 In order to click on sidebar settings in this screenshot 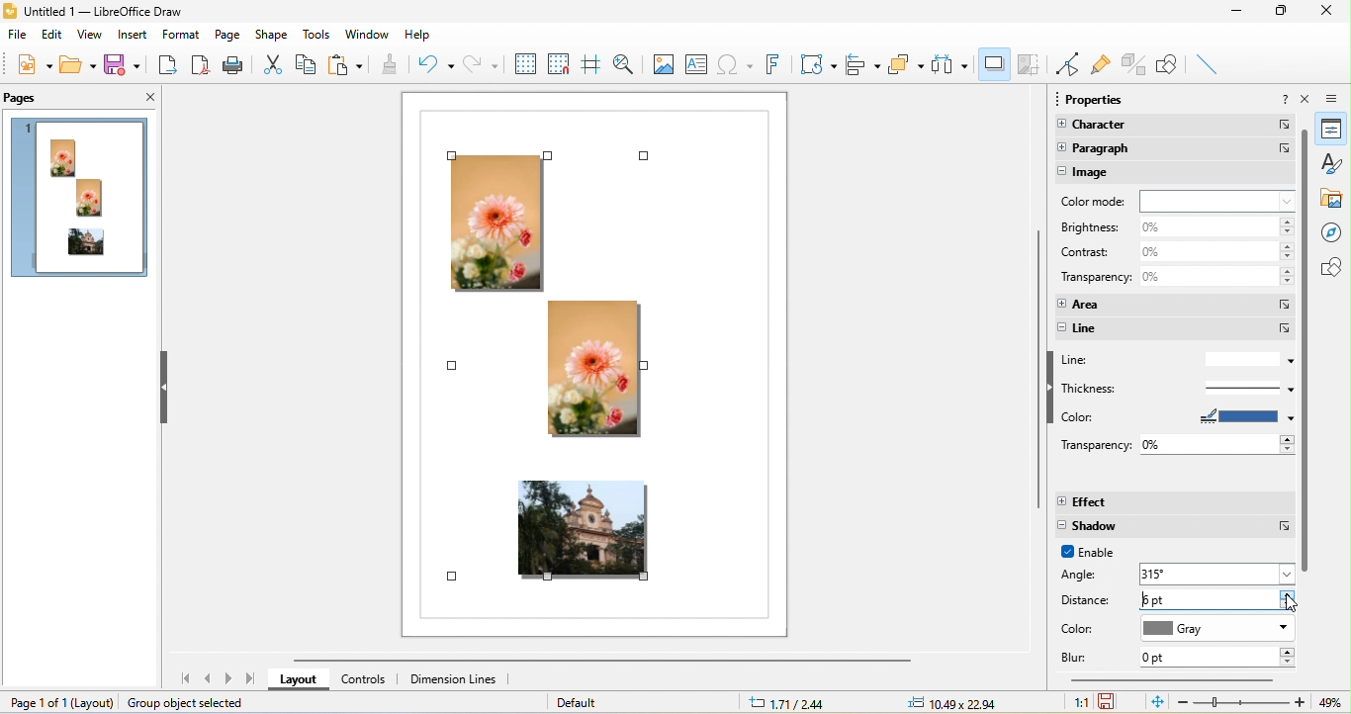, I will do `click(1337, 99)`.